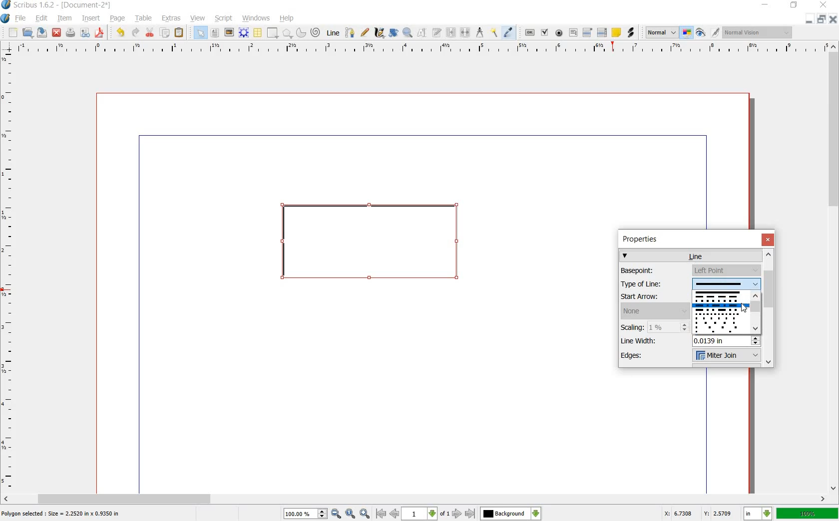 The height and width of the screenshot is (521, 839). Describe the element at coordinates (511, 514) in the screenshot. I see `select the current layer` at that location.